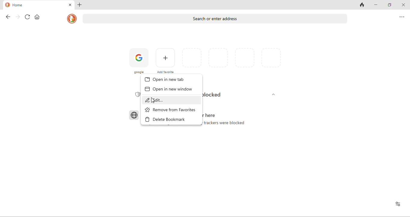  I want to click on Privacy Shield icon, so click(137, 95).